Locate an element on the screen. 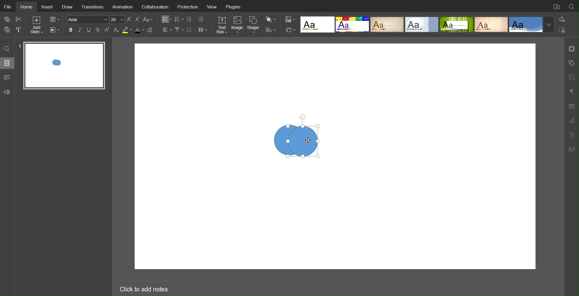 The height and width of the screenshot is (296, 579). Superscript is located at coordinates (107, 30).